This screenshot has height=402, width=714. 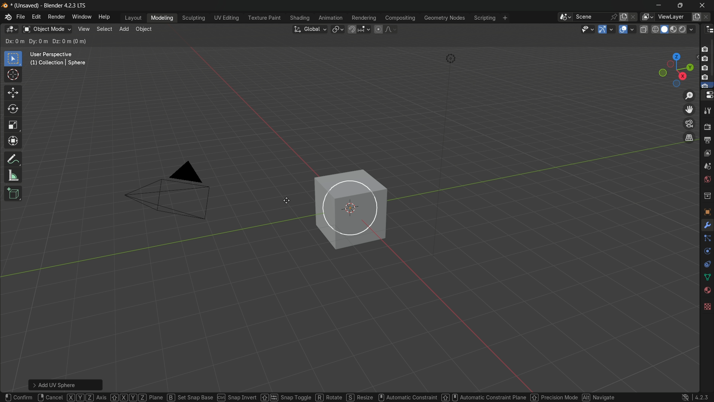 What do you see at coordinates (132, 17) in the screenshot?
I see `layout menu` at bounding box center [132, 17].